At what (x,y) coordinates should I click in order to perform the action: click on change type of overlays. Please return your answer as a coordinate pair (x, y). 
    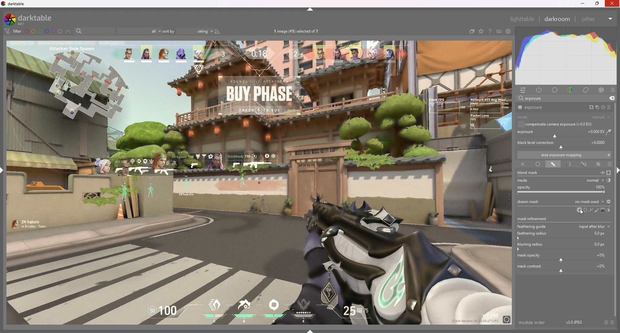
    Looking at the image, I should click on (481, 31).